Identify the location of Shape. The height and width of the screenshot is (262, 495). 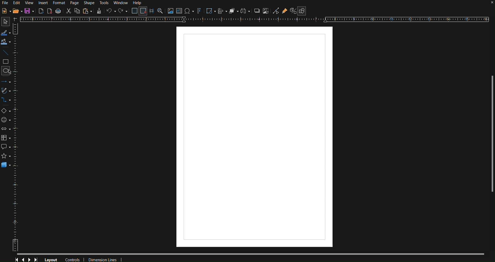
(89, 3).